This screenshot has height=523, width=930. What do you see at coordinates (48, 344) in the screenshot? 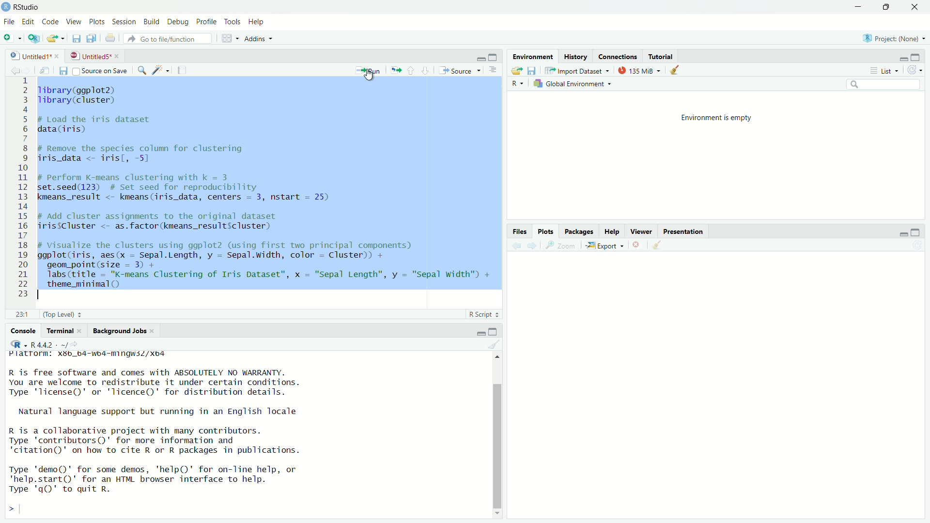
I see `R 4.4.2 . ~/` at bounding box center [48, 344].